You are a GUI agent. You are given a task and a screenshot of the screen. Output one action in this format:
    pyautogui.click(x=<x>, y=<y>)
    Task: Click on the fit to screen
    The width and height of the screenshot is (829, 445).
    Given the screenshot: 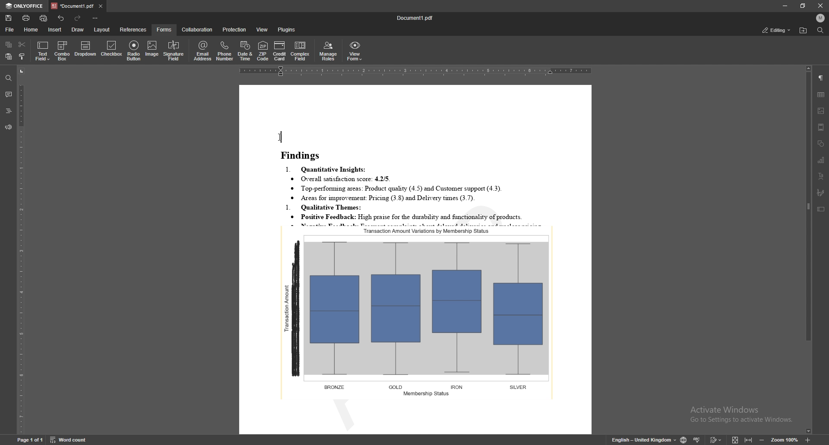 What is the action you would take?
    pyautogui.click(x=734, y=439)
    